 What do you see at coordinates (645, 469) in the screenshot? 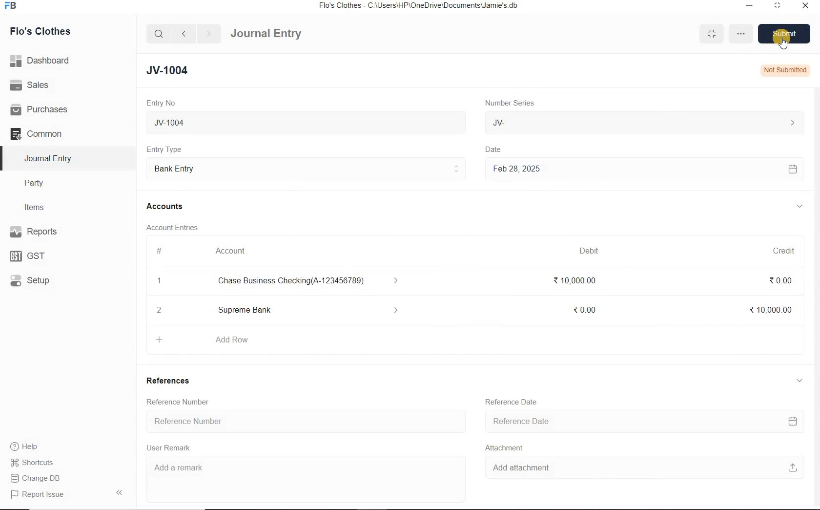
I see `Add attachment` at bounding box center [645, 469].